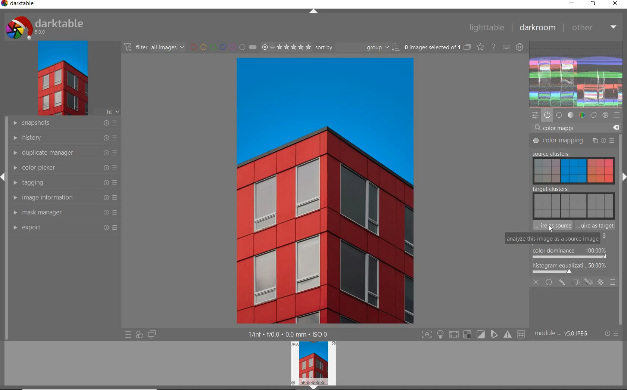 The image size is (627, 390). Describe the element at coordinates (559, 115) in the screenshot. I see `base` at that location.